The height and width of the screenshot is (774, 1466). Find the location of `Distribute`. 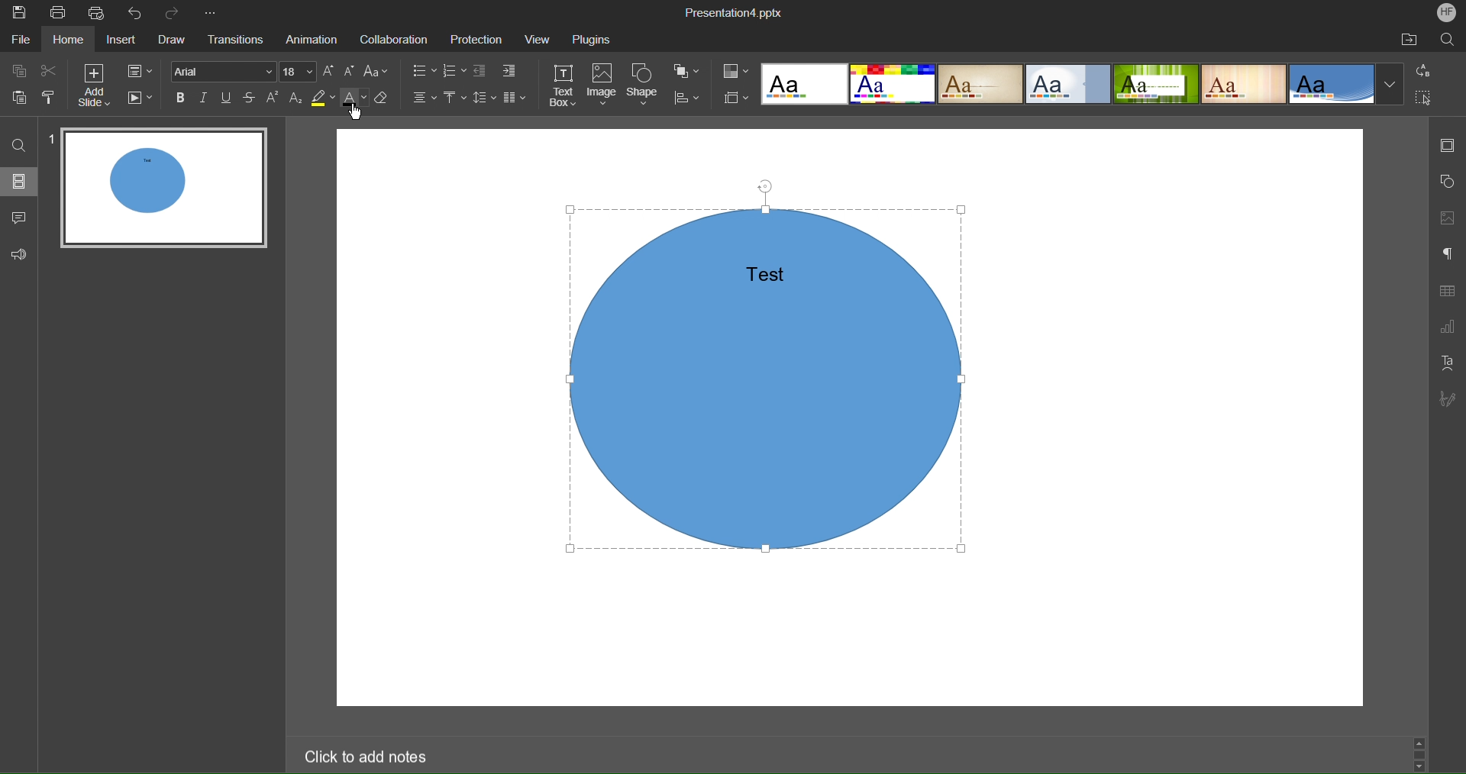

Distribute is located at coordinates (685, 96).